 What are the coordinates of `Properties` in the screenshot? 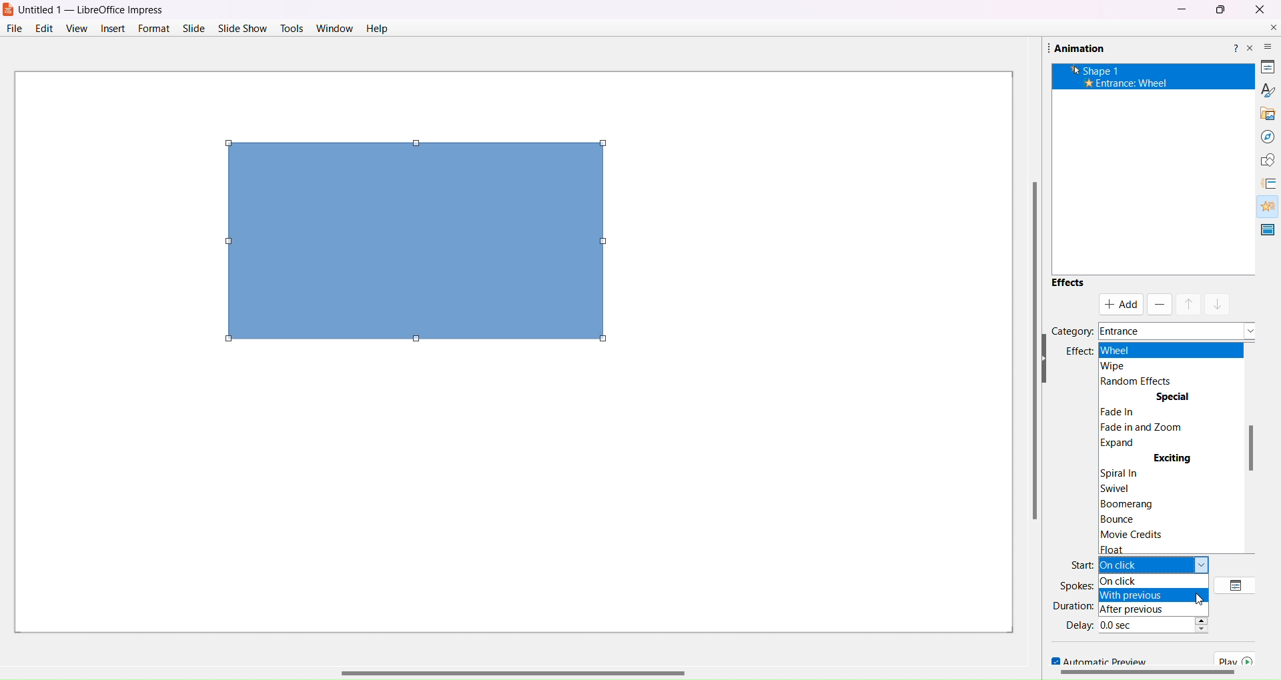 It's located at (1262, 65).